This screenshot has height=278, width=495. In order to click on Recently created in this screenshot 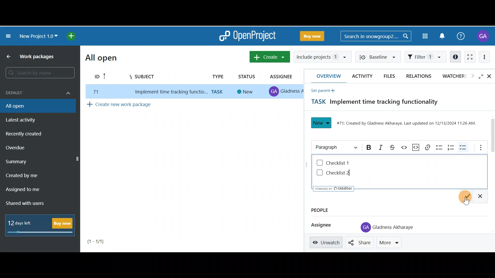, I will do `click(25, 134)`.